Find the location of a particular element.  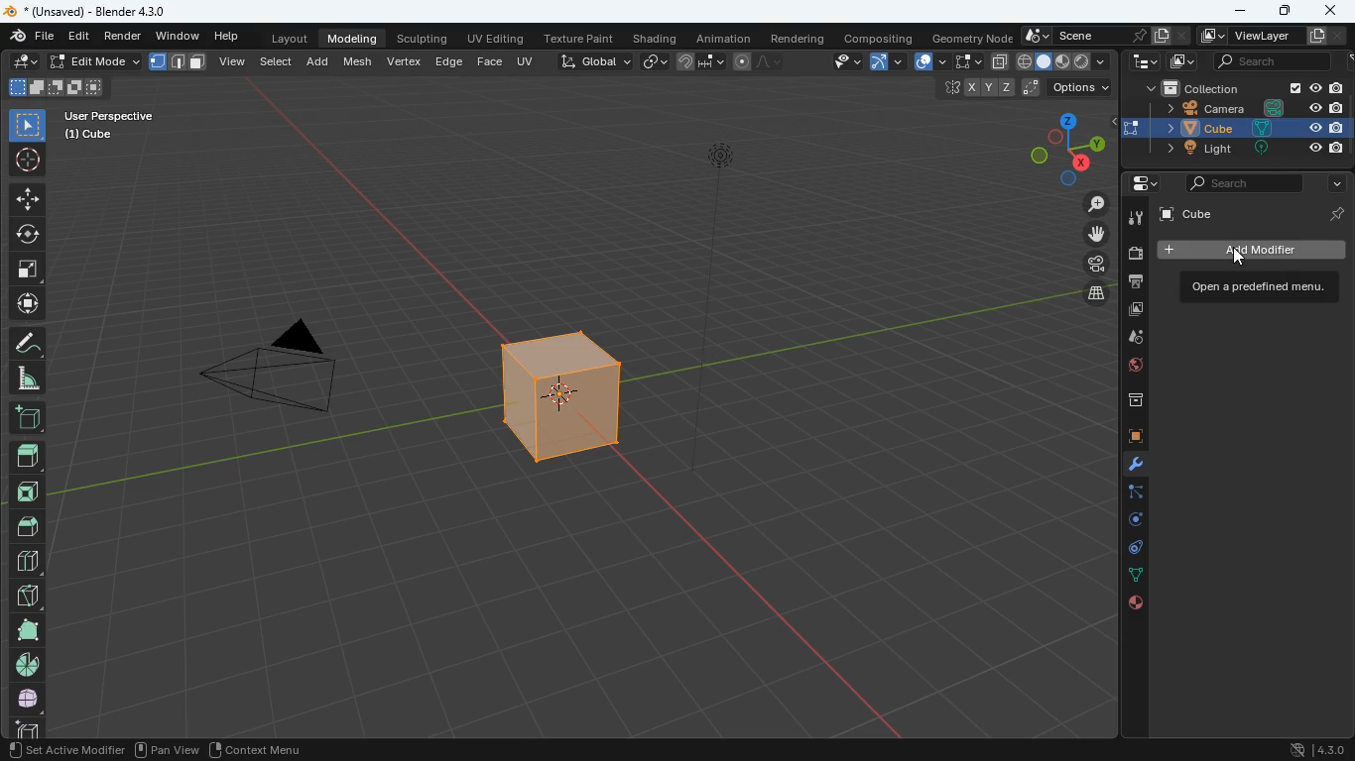

shapes is located at coordinates (55, 87).